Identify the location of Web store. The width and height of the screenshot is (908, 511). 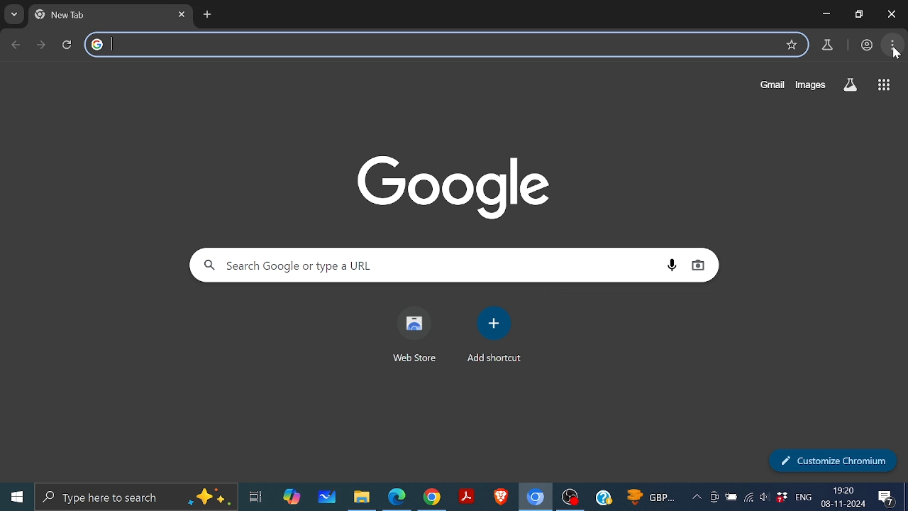
(414, 340).